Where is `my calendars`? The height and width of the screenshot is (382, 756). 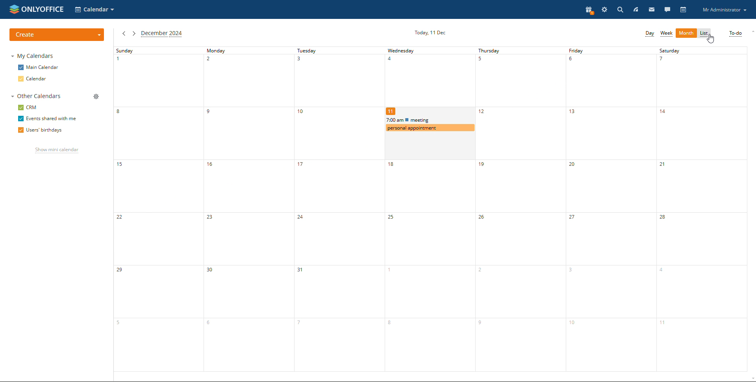
my calendars is located at coordinates (33, 56).